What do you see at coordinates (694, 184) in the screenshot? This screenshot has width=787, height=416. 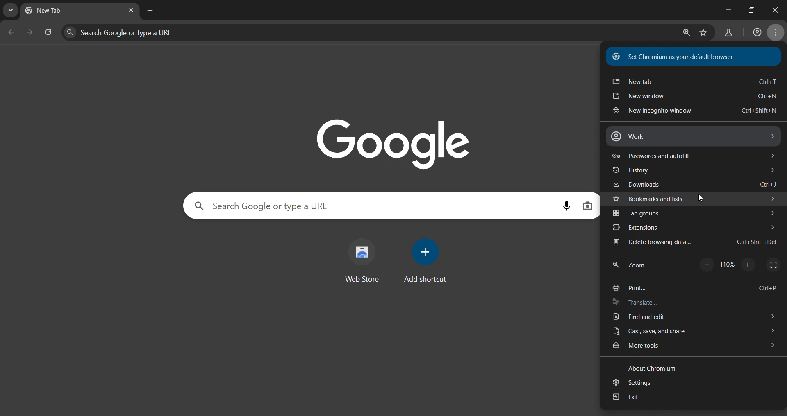 I see `downloads` at bounding box center [694, 184].